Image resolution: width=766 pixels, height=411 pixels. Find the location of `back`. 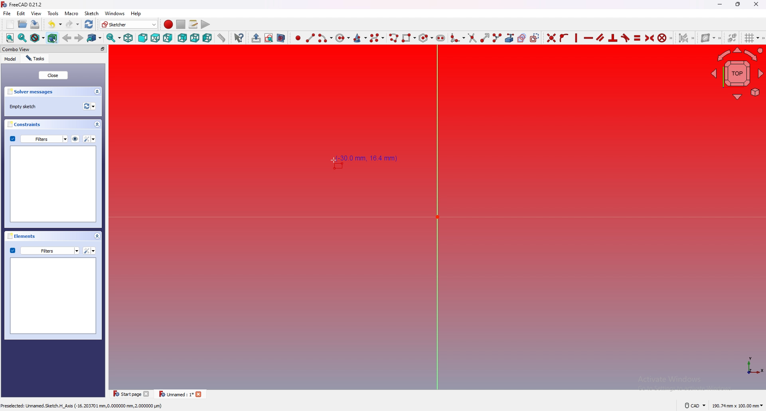

back is located at coordinates (67, 38).